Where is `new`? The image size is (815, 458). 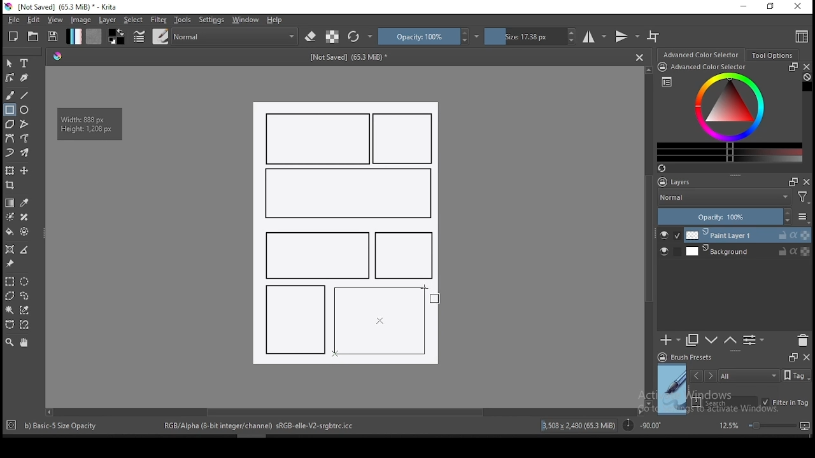 new is located at coordinates (13, 36).